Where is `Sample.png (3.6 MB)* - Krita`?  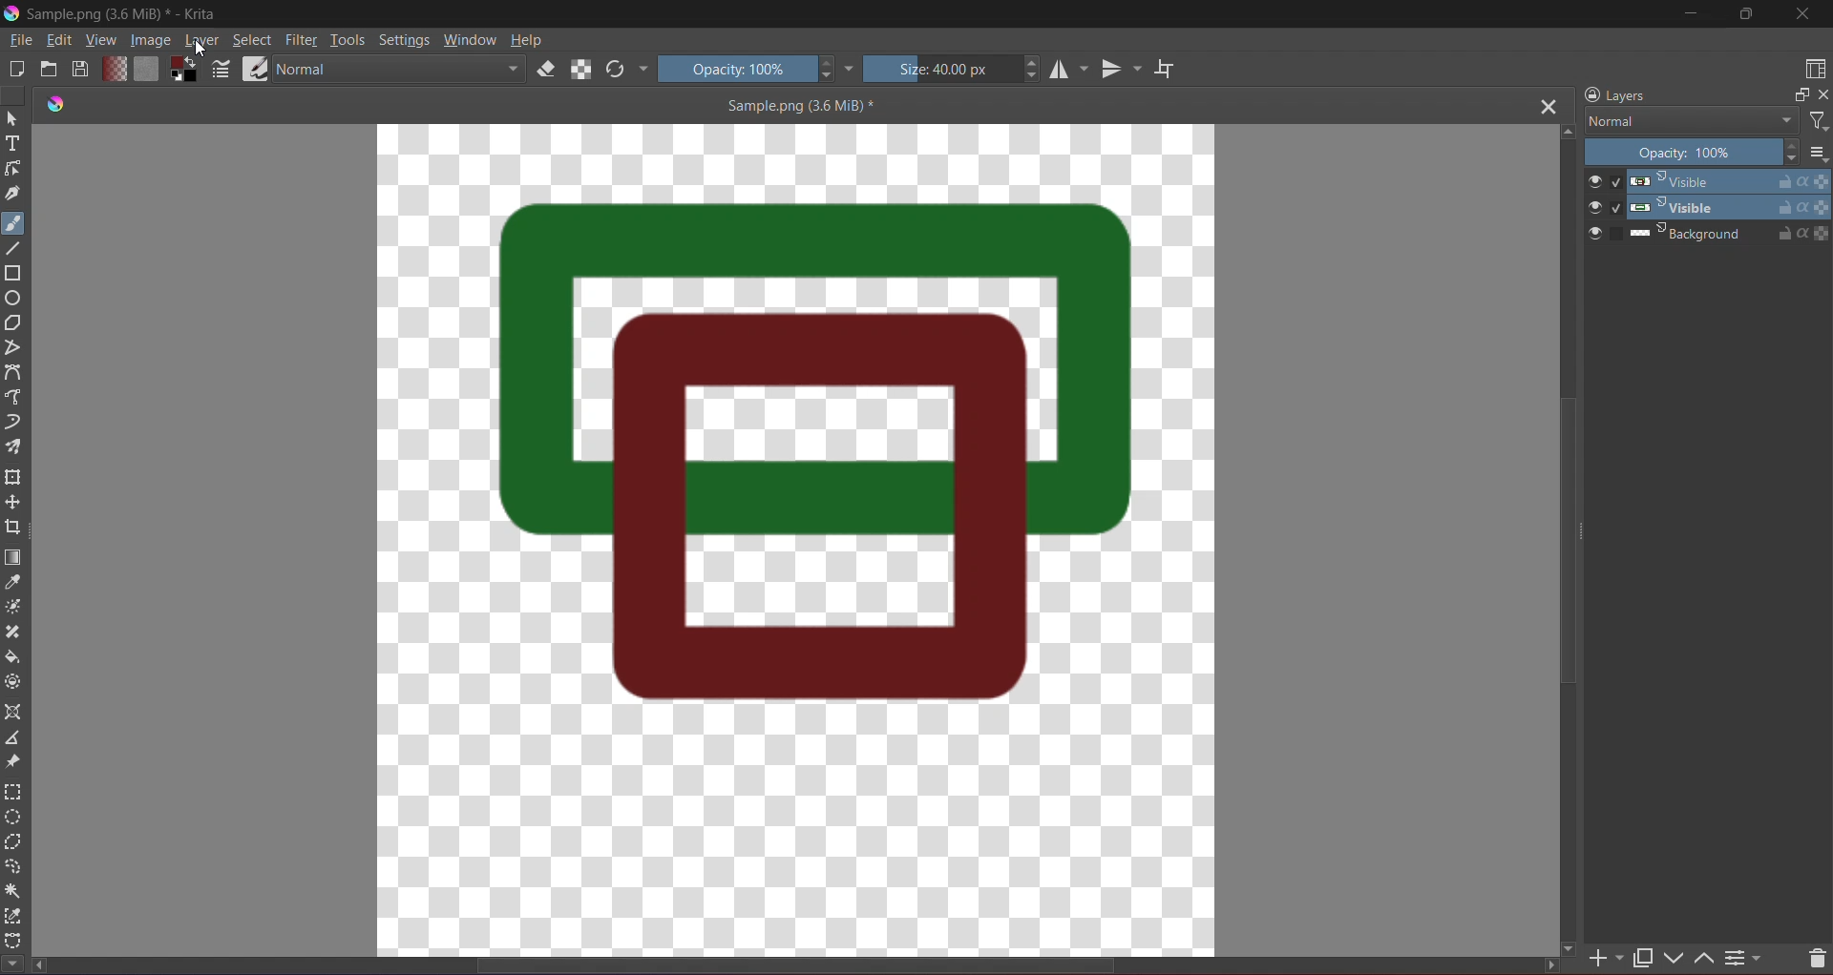
Sample.png (3.6 MB)* - Krita is located at coordinates (124, 18).